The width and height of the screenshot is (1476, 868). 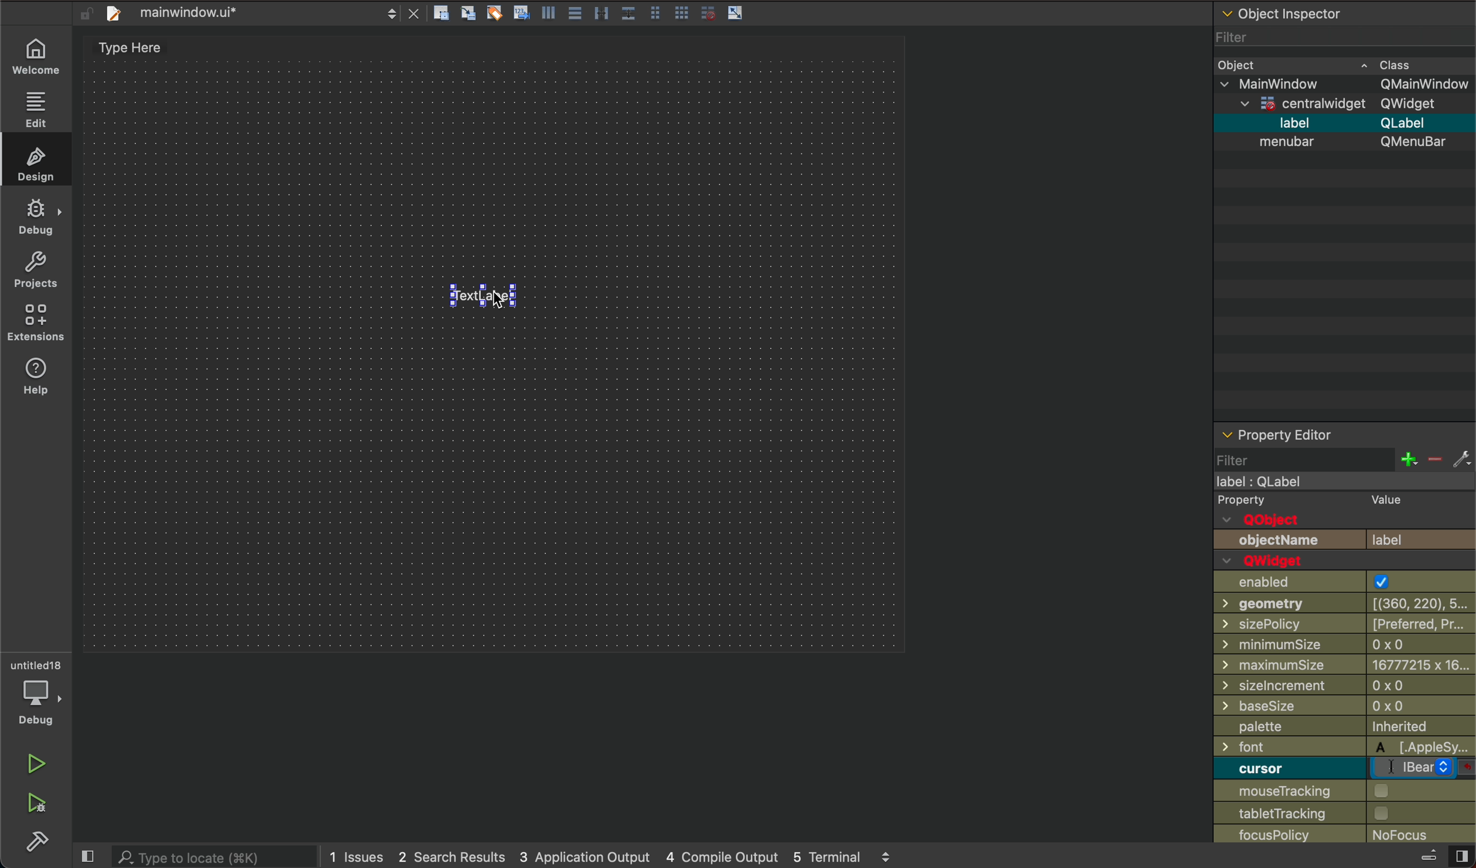 I want to click on Filter, so click(x=1236, y=36).